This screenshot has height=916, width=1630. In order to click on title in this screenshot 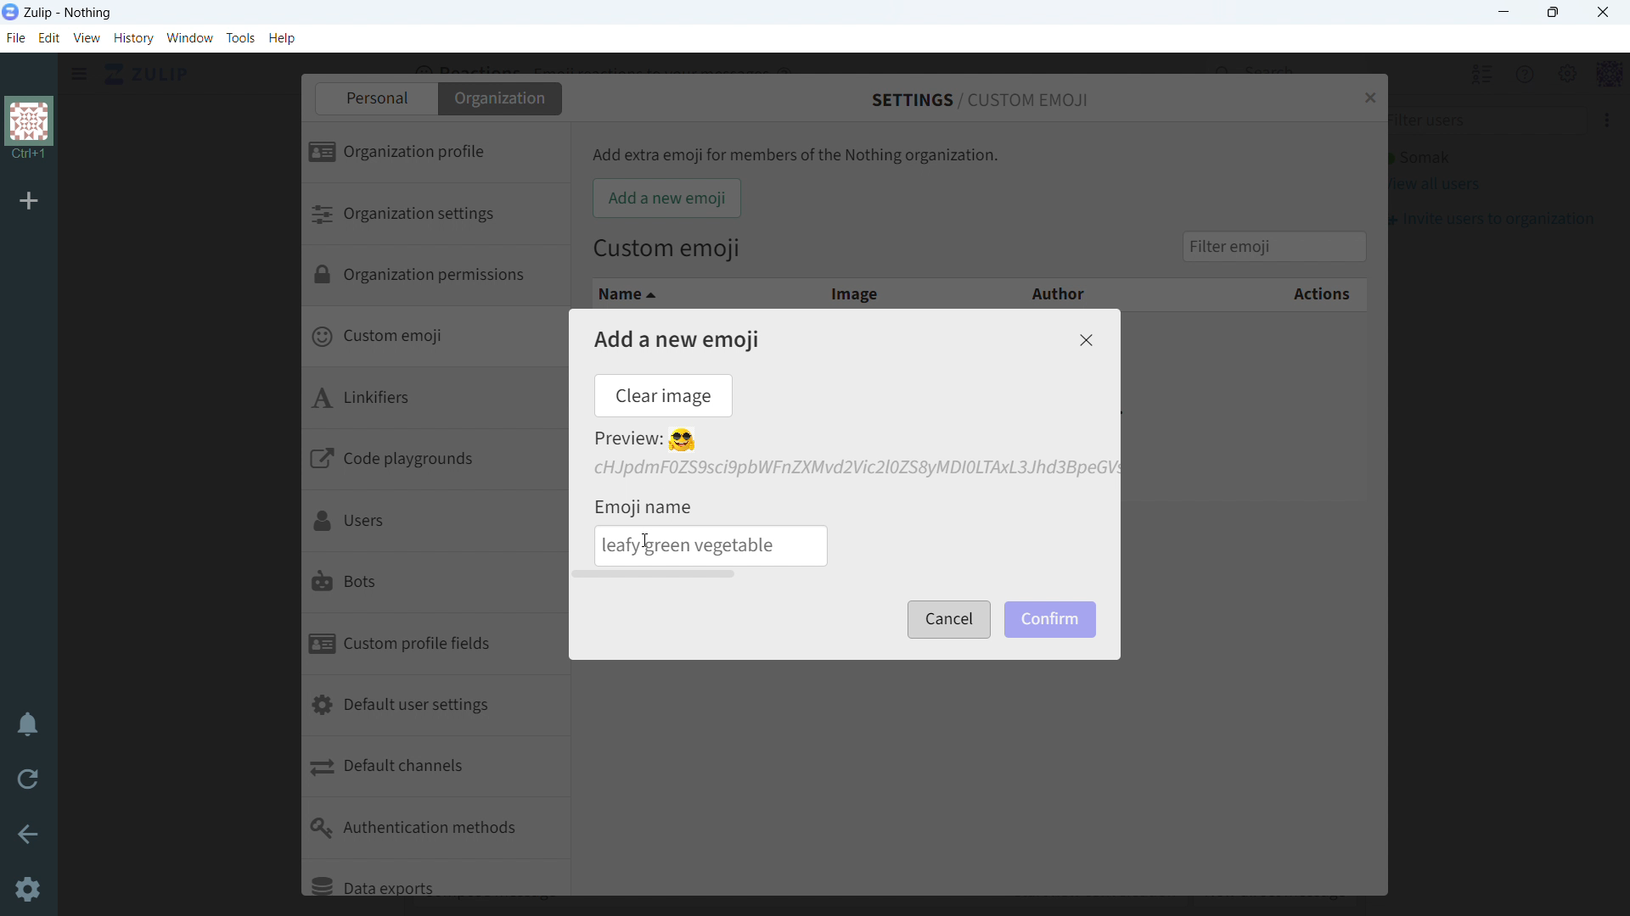, I will do `click(69, 14)`.